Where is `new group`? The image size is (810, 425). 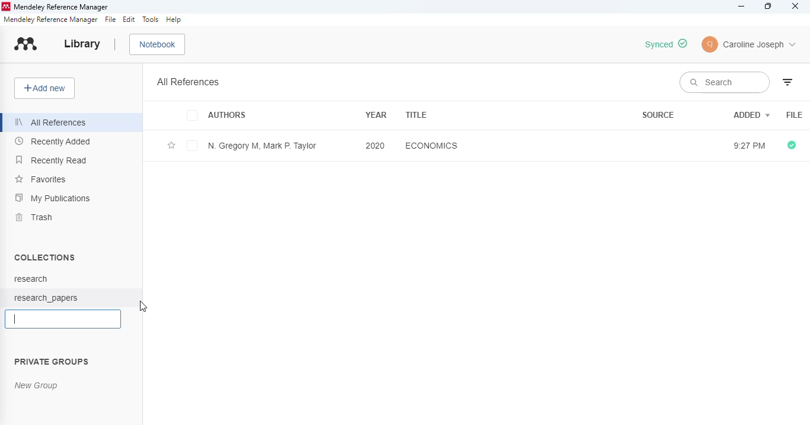
new group is located at coordinates (36, 385).